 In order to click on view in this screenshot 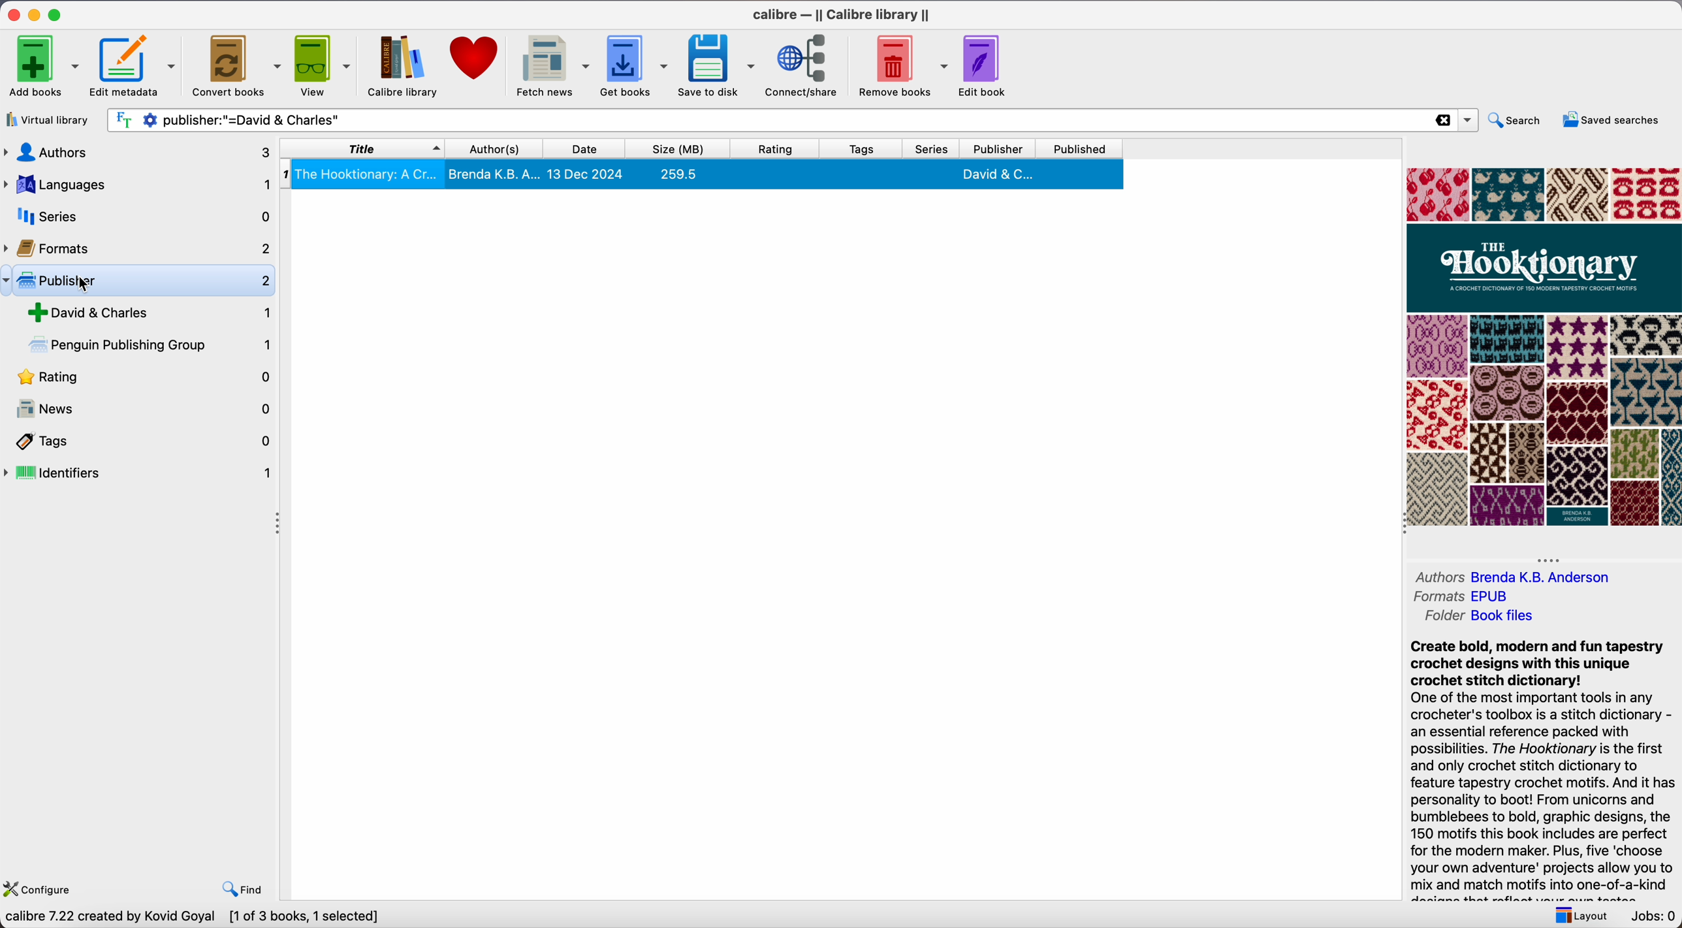, I will do `click(324, 65)`.